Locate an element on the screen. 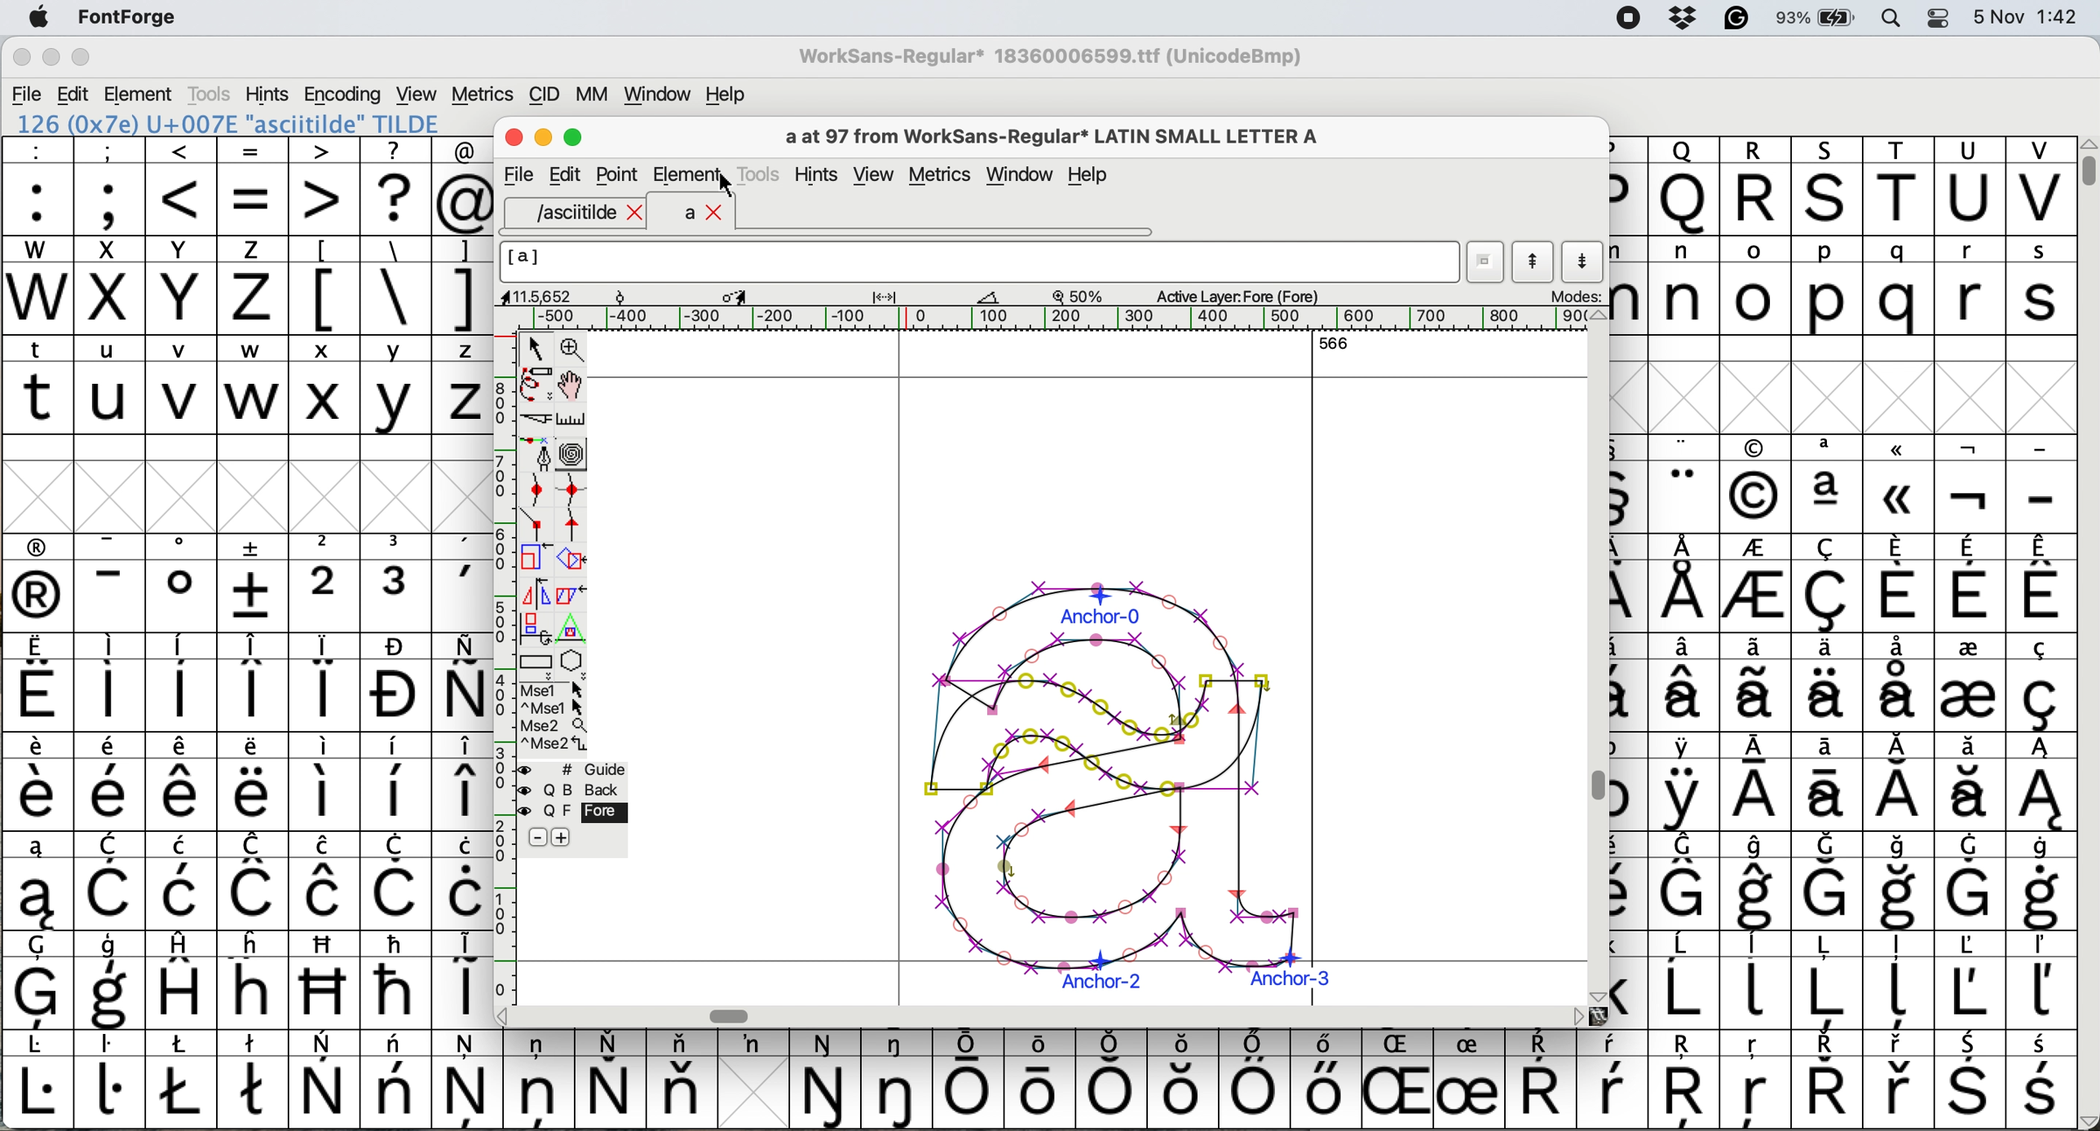 This screenshot has height=1131, width=2100.  is located at coordinates (1401, 1079).